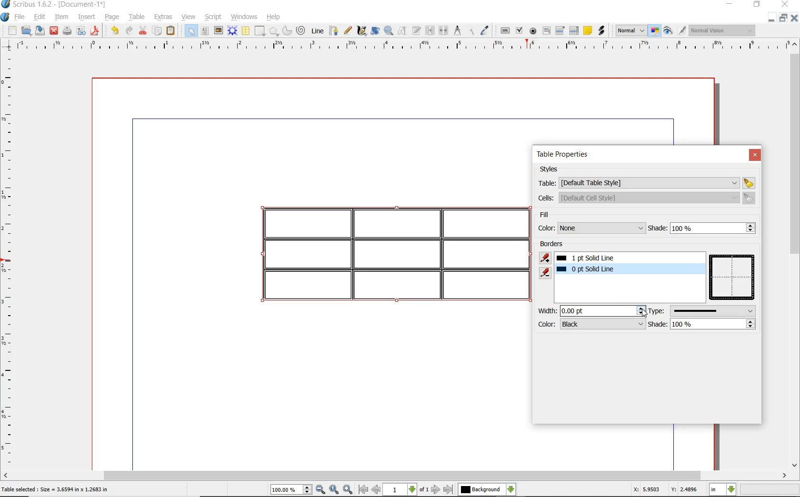  I want to click on select the current layer, so click(488, 488).